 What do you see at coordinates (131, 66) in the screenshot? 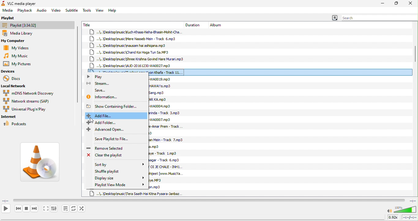
I see `\..\Desktop\music\AUD-20161230-WA0027.mp3` at bounding box center [131, 66].